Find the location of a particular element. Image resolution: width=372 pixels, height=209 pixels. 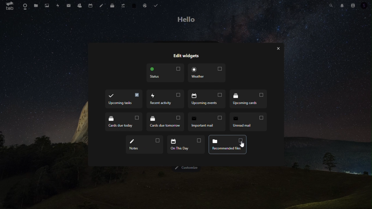

tab is located at coordinates (9, 7).